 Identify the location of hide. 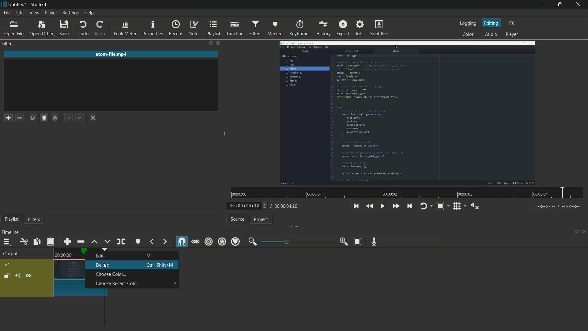
(29, 275).